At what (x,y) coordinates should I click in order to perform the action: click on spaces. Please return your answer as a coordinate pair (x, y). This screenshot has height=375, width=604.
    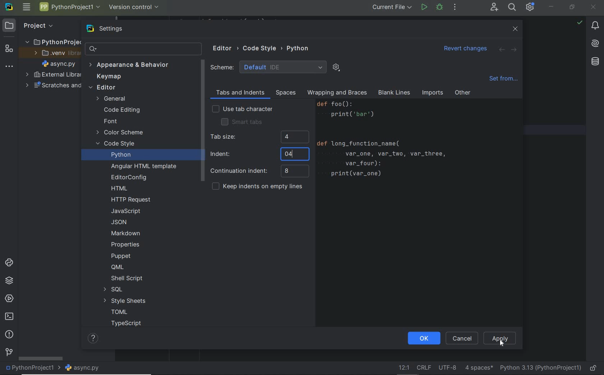
    Looking at the image, I should click on (284, 93).